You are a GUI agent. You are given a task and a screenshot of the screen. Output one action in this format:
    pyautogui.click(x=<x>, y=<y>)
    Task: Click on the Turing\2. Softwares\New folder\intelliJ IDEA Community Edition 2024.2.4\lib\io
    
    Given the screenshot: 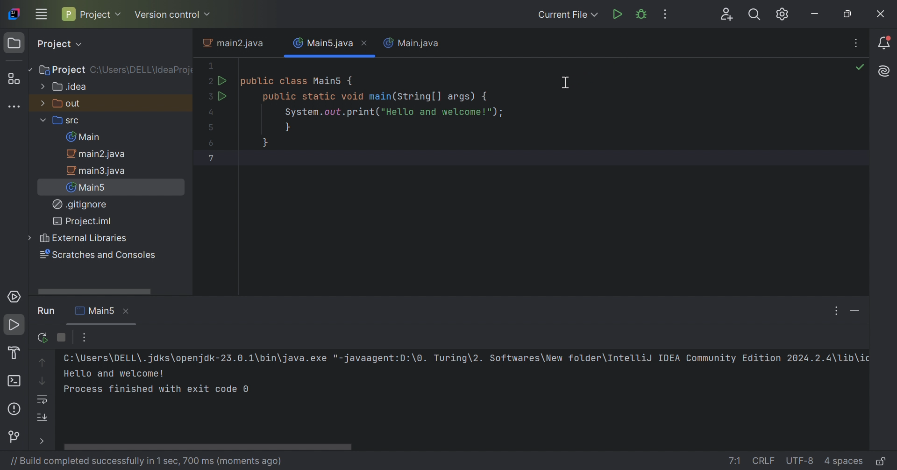 What is the action you would take?
    pyautogui.click(x=650, y=358)
    